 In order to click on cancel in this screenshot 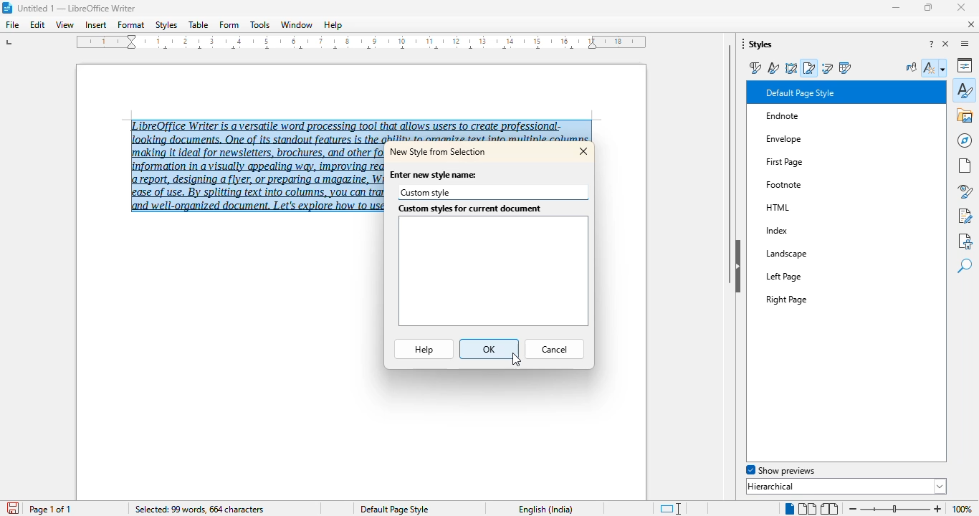, I will do `click(555, 350)`.